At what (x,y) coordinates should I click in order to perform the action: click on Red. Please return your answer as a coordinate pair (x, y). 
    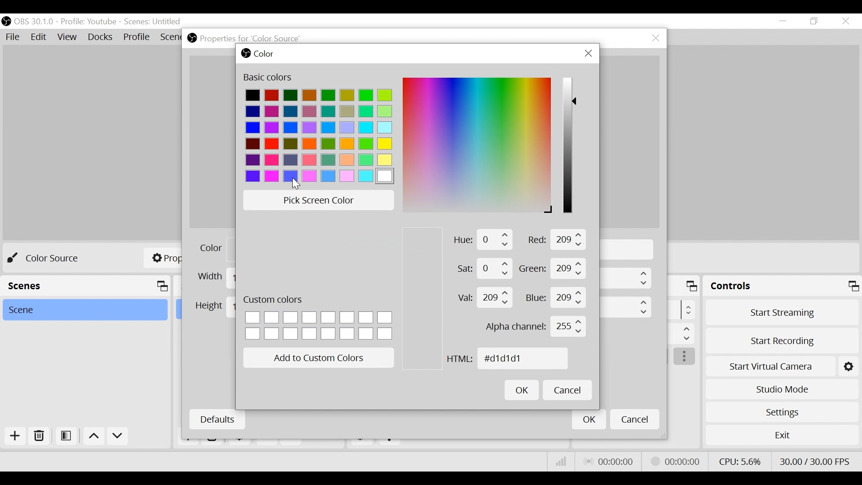
    Looking at the image, I should click on (555, 239).